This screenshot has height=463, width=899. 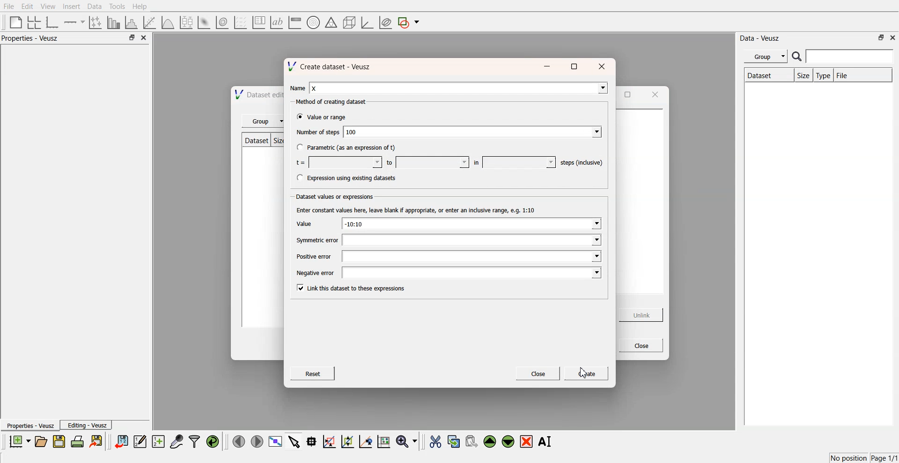 I want to click on blank page, so click(x=14, y=22).